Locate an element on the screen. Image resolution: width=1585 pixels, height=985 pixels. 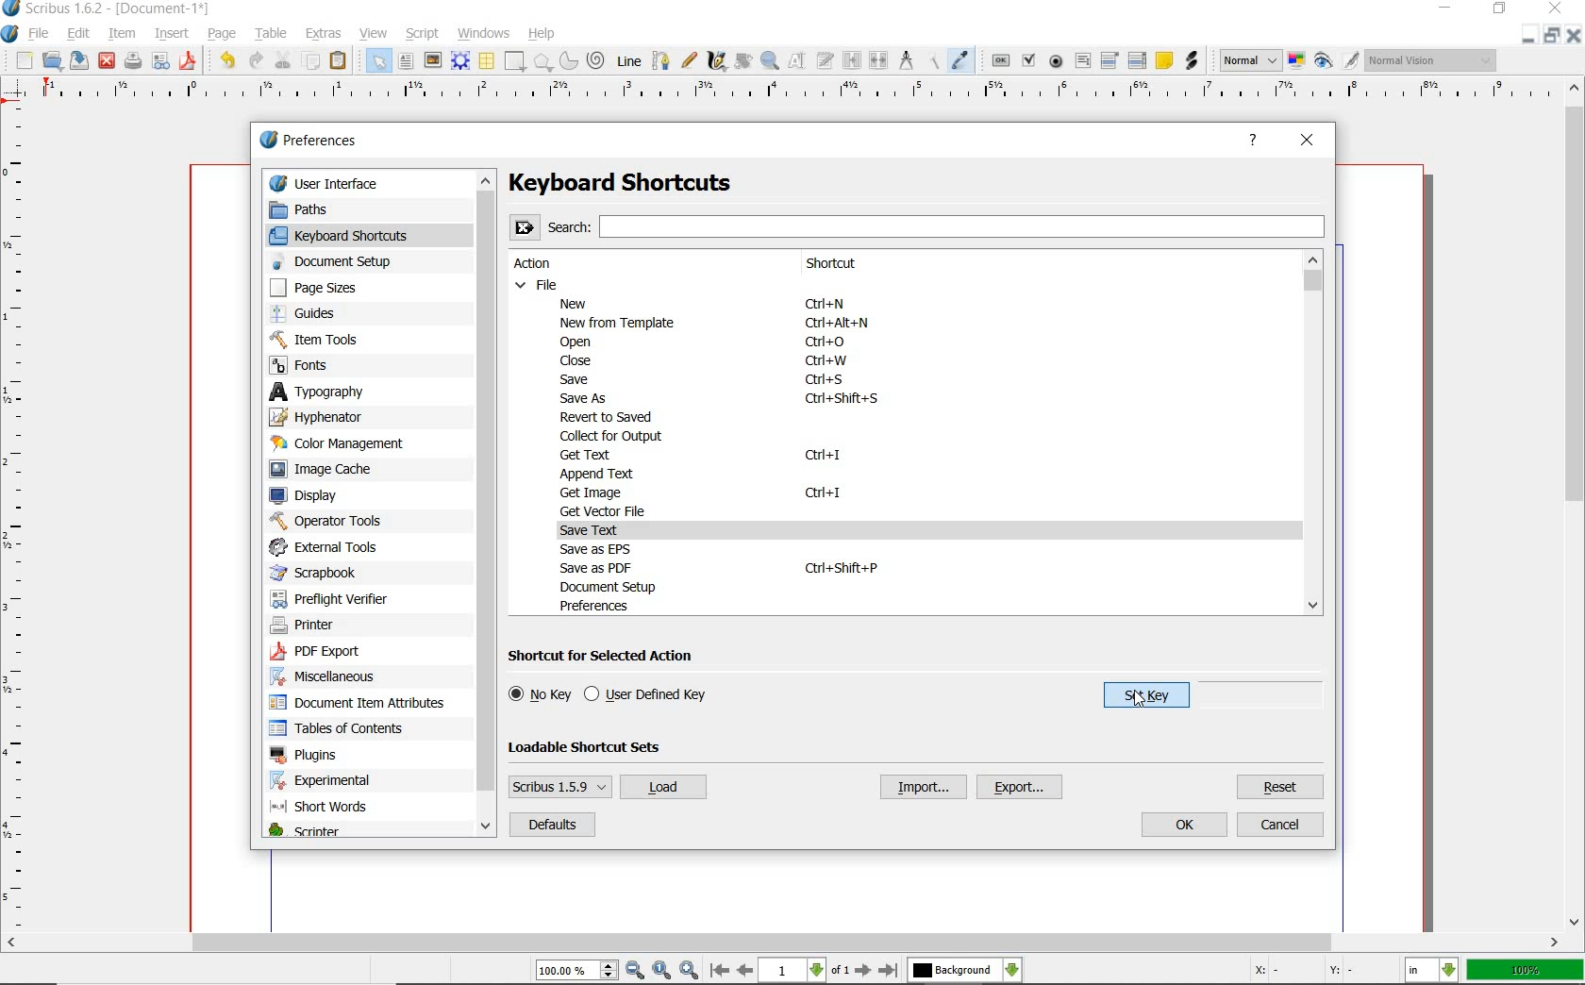
default is located at coordinates (551, 826).